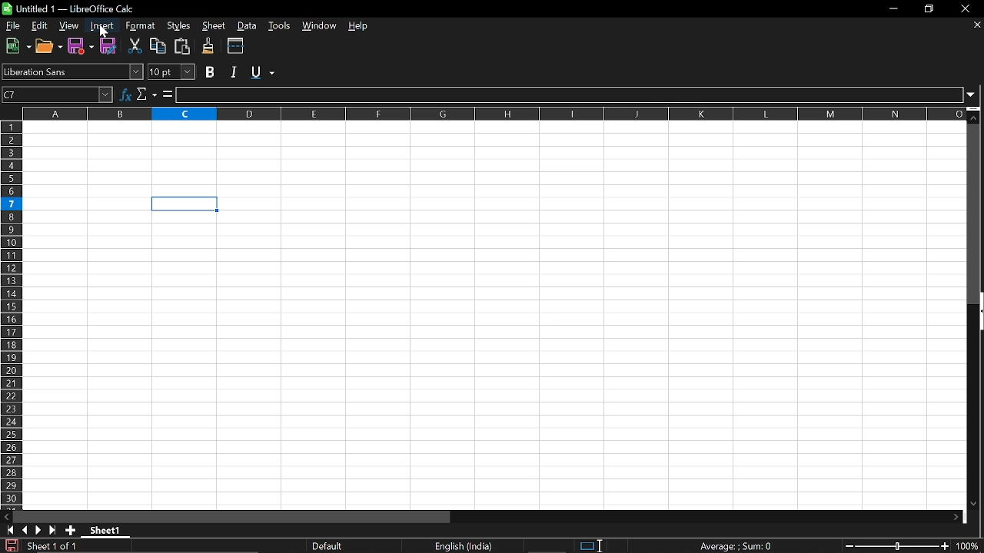  Describe the element at coordinates (236, 72) in the screenshot. I see `Italic` at that location.